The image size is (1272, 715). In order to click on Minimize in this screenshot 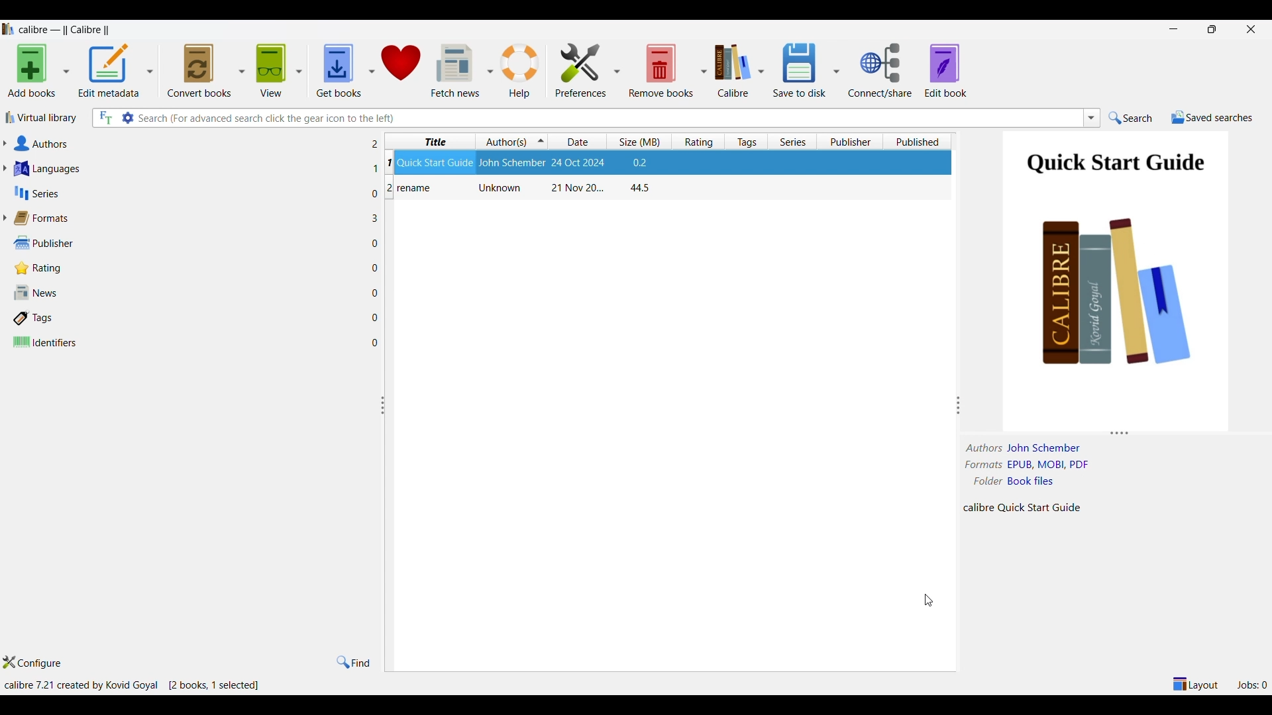, I will do `click(1173, 29)`.